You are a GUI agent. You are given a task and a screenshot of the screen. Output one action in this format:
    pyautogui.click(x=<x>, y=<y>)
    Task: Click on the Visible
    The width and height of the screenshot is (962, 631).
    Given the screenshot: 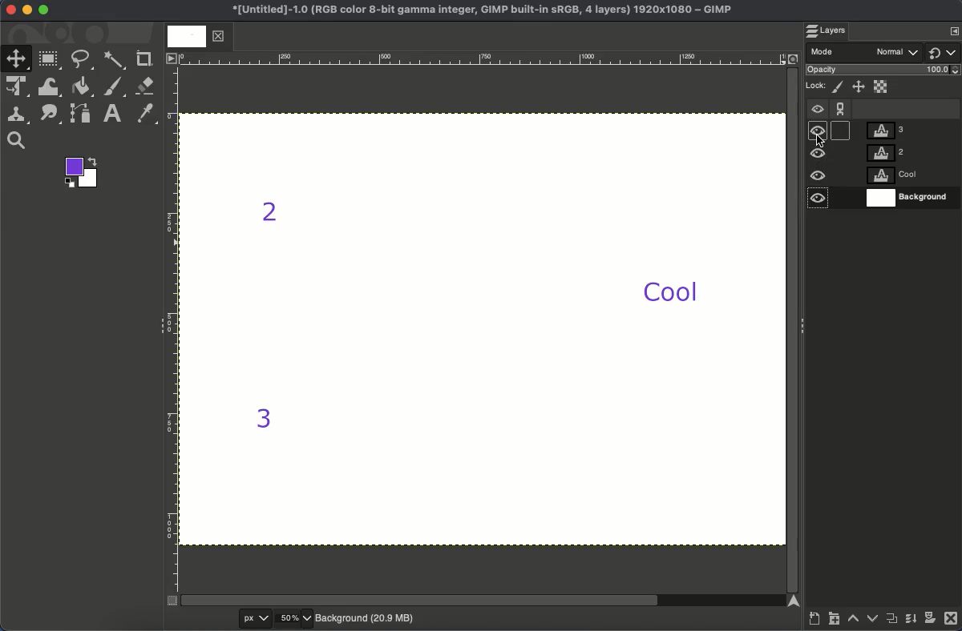 What is the action you would take?
    pyautogui.click(x=819, y=176)
    